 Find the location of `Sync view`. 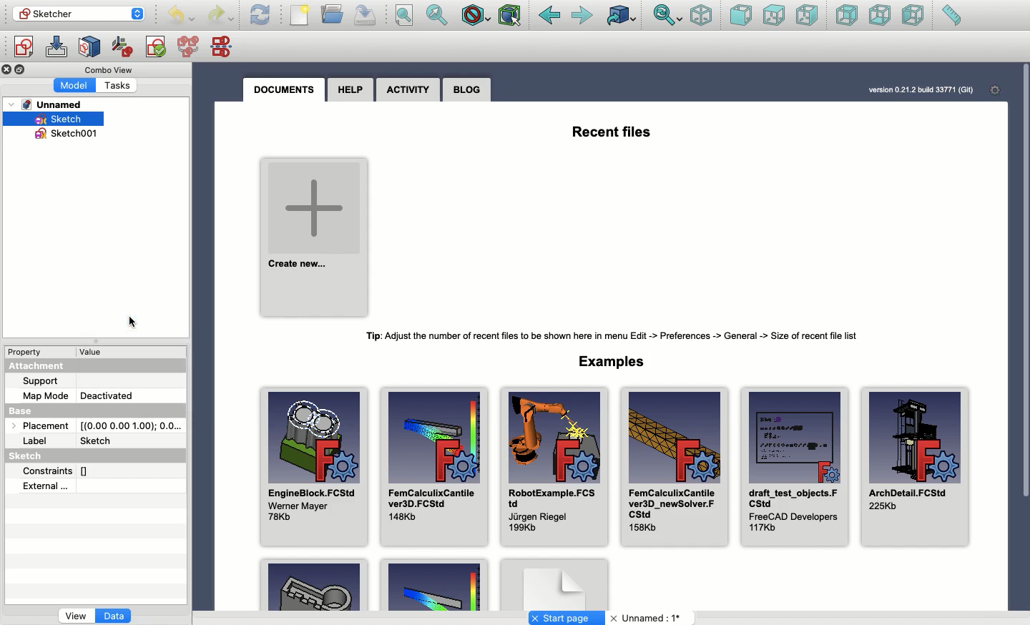

Sync view is located at coordinates (668, 16).